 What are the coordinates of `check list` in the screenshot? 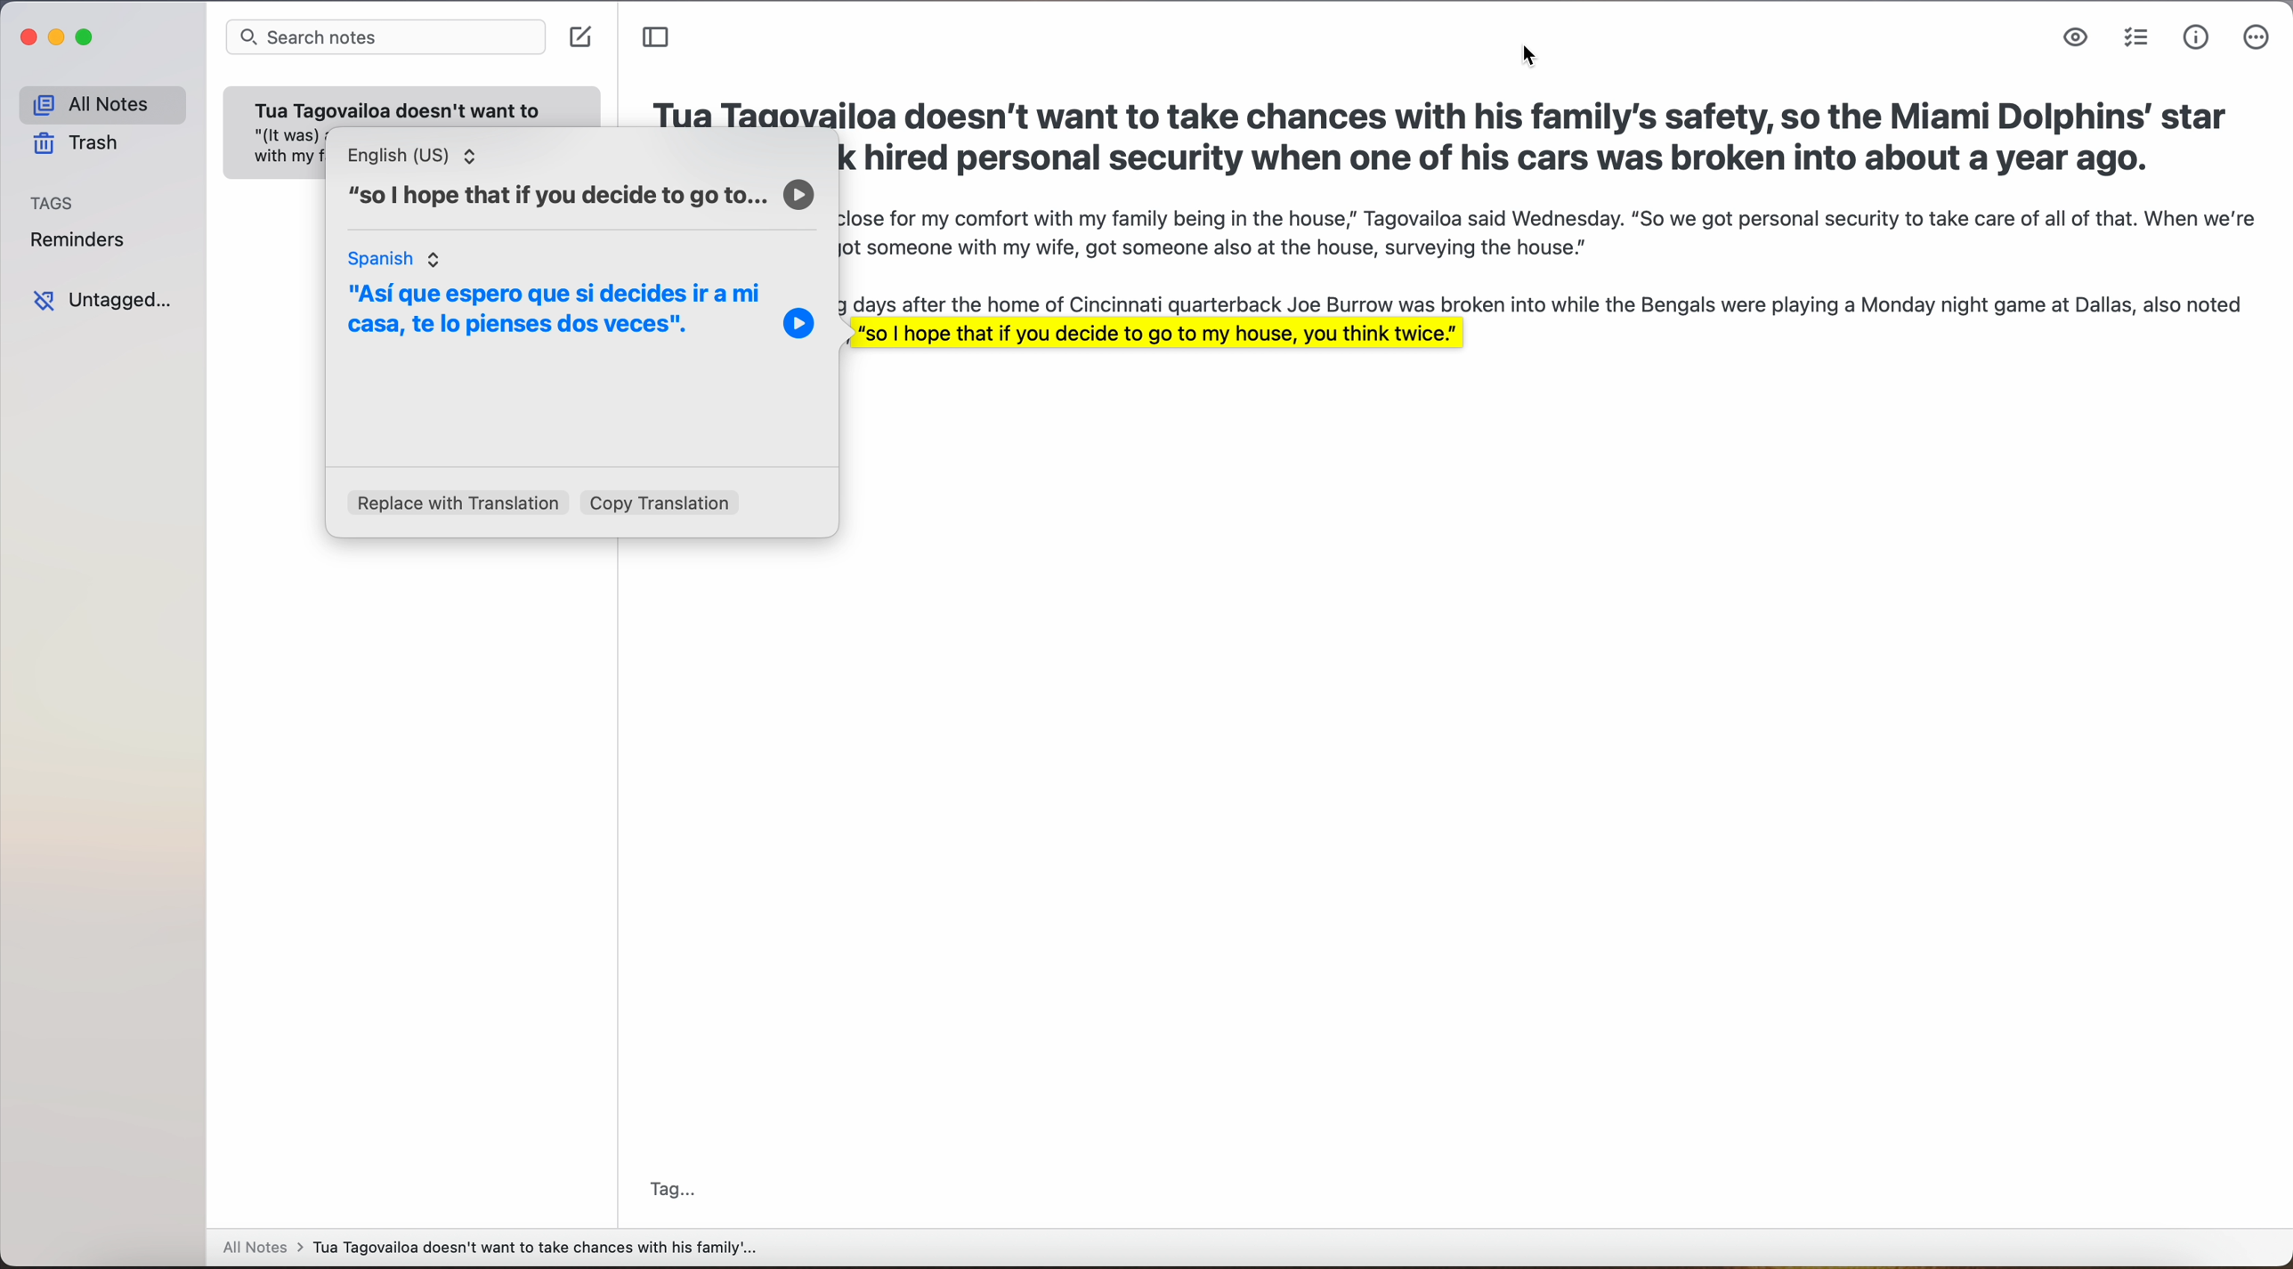 It's located at (2136, 40).